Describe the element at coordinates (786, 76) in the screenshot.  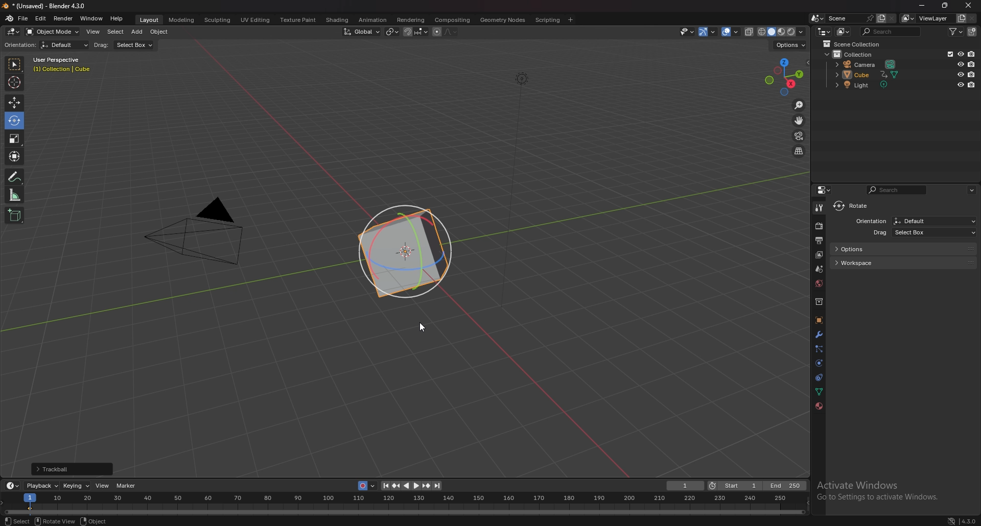
I see `preset viewpoint` at that location.